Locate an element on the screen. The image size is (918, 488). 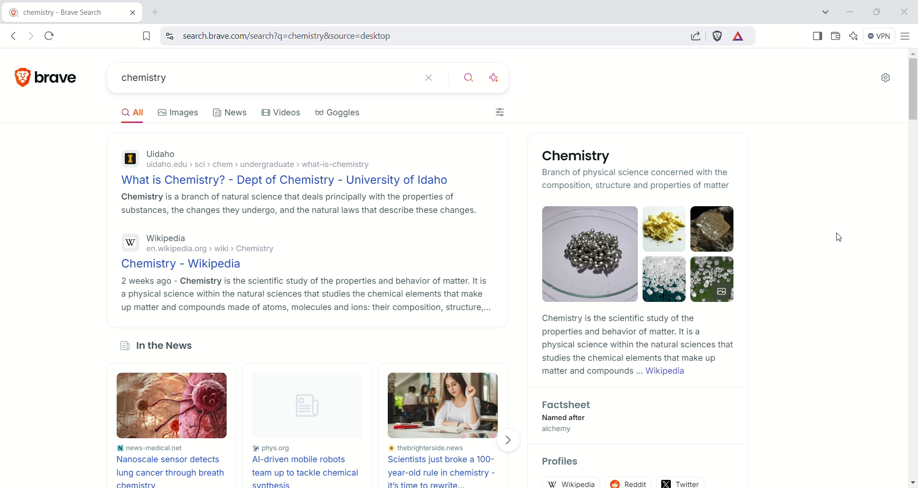
Images is located at coordinates (183, 112).